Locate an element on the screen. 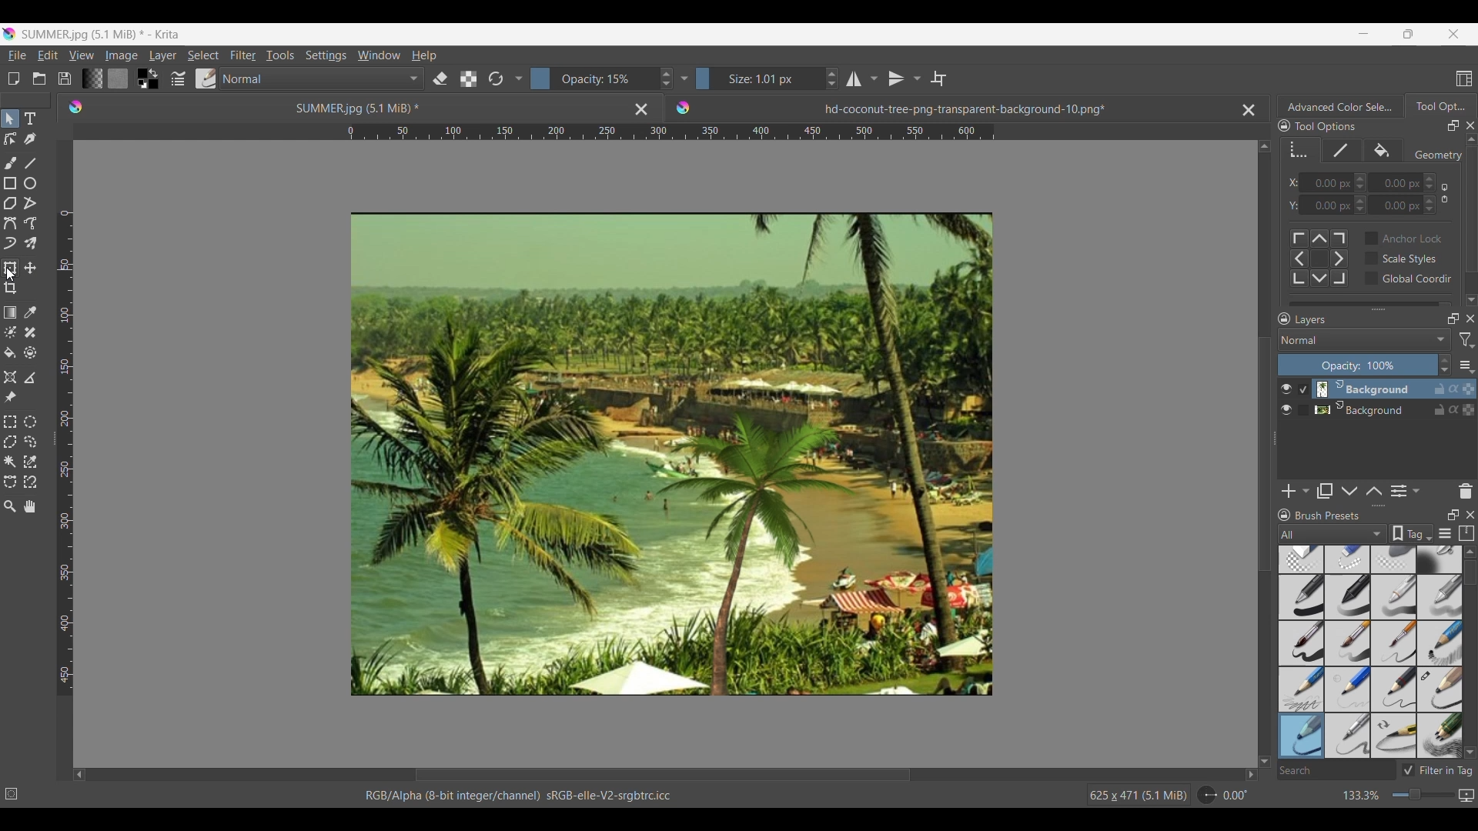 The image size is (1478, 831). Float layers panel is located at coordinates (1453, 319).